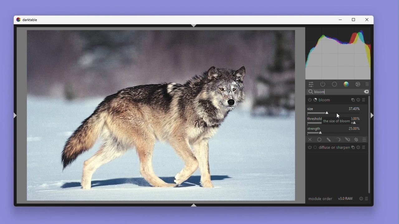 This screenshot has width=399, height=224. What do you see at coordinates (345, 198) in the screenshot?
I see `V 3.0 RAW` at bounding box center [345, 198].